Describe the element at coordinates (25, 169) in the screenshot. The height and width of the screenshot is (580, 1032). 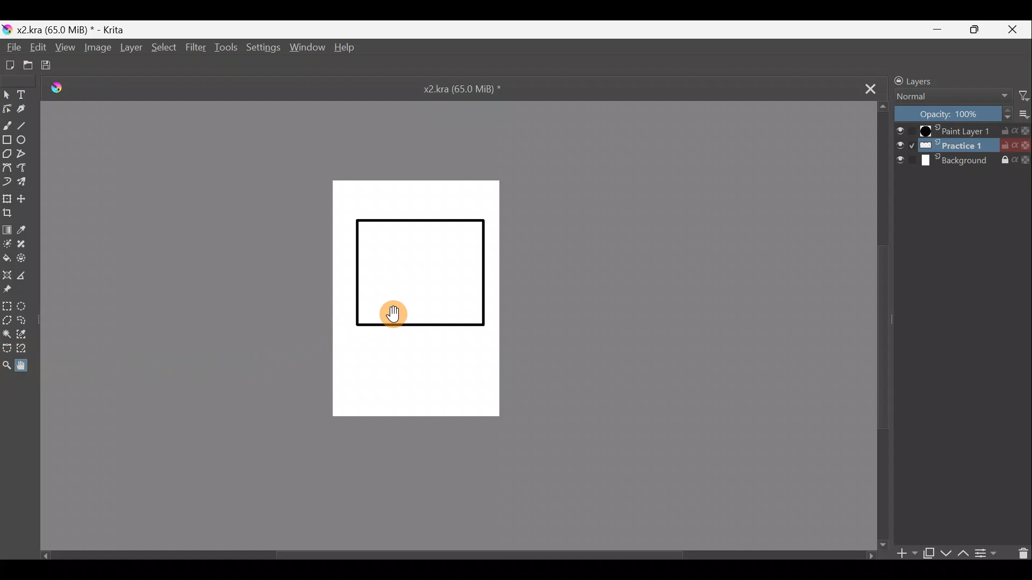
I see `Freehand path tool` at that location.